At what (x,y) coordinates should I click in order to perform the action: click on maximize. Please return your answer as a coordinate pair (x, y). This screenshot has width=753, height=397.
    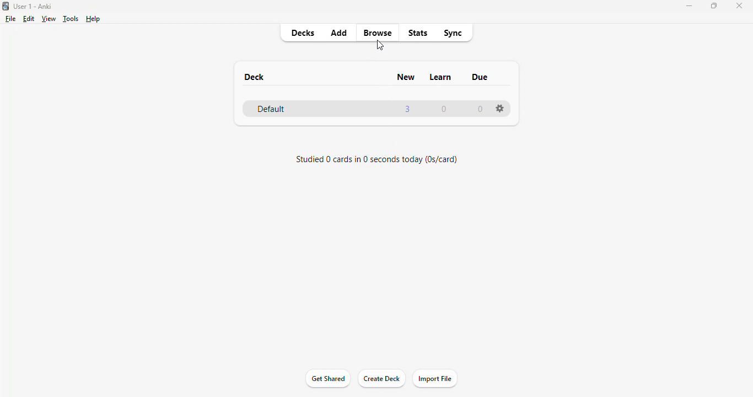
    Looking at the image, I should click on (714, 6).